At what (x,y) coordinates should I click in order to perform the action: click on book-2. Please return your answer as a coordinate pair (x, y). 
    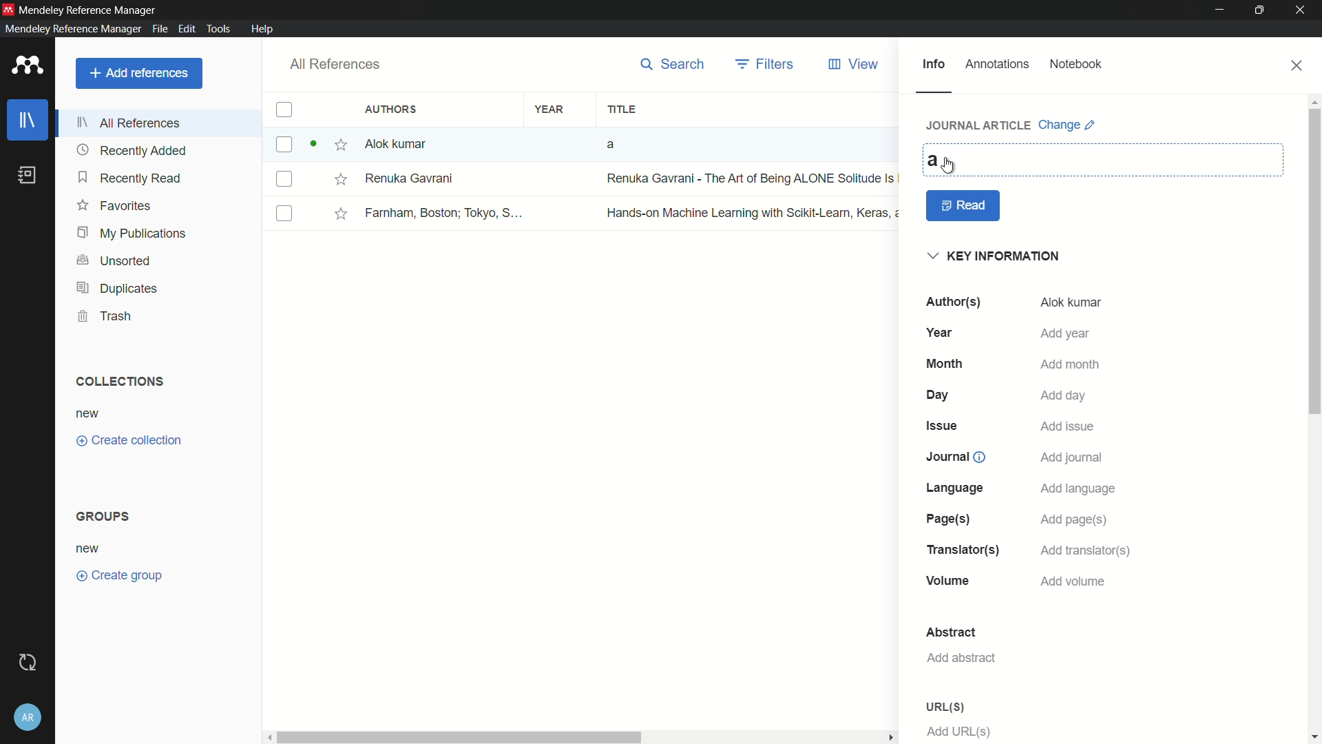
    Looking at the image, I should click on (585, 179).